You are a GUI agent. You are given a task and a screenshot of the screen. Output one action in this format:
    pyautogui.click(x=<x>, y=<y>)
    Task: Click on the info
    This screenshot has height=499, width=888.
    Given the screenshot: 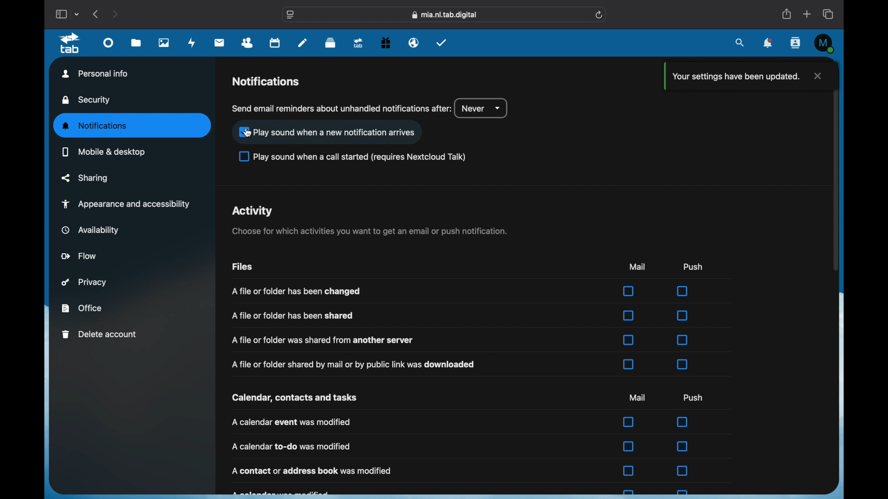 What is the action you would take?
    pyautogui.click(x=296, y=291)
    